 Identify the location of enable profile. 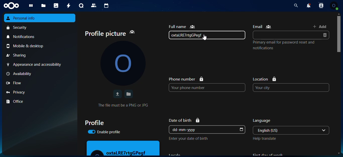
(104, 132).